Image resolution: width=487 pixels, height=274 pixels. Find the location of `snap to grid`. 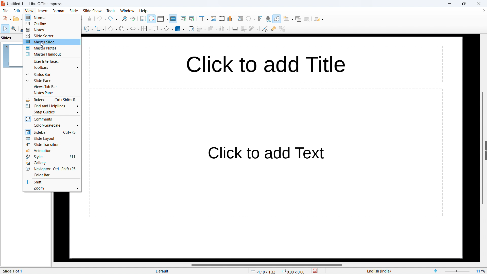

snap to grid is located at coordinates (152, 19).